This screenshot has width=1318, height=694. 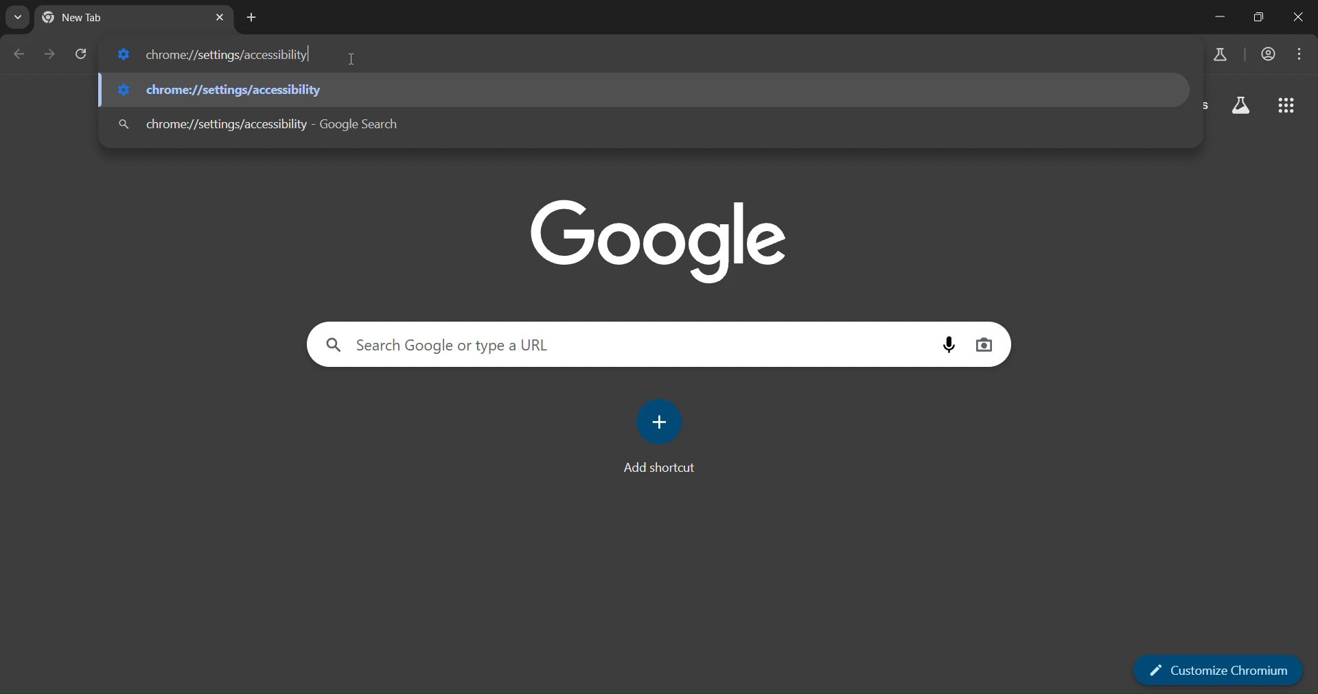 I want to click on reload page, so click(x=79, y=54).